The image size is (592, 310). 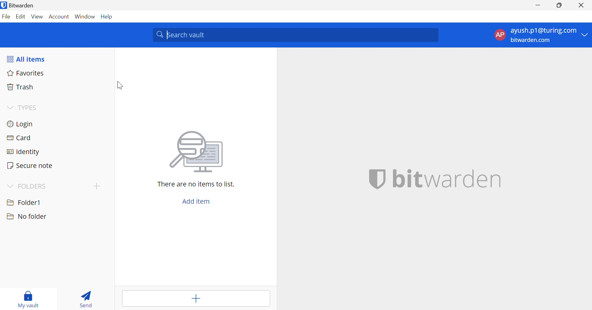 I want to click on Search Vault, so click(x=297, y=35).